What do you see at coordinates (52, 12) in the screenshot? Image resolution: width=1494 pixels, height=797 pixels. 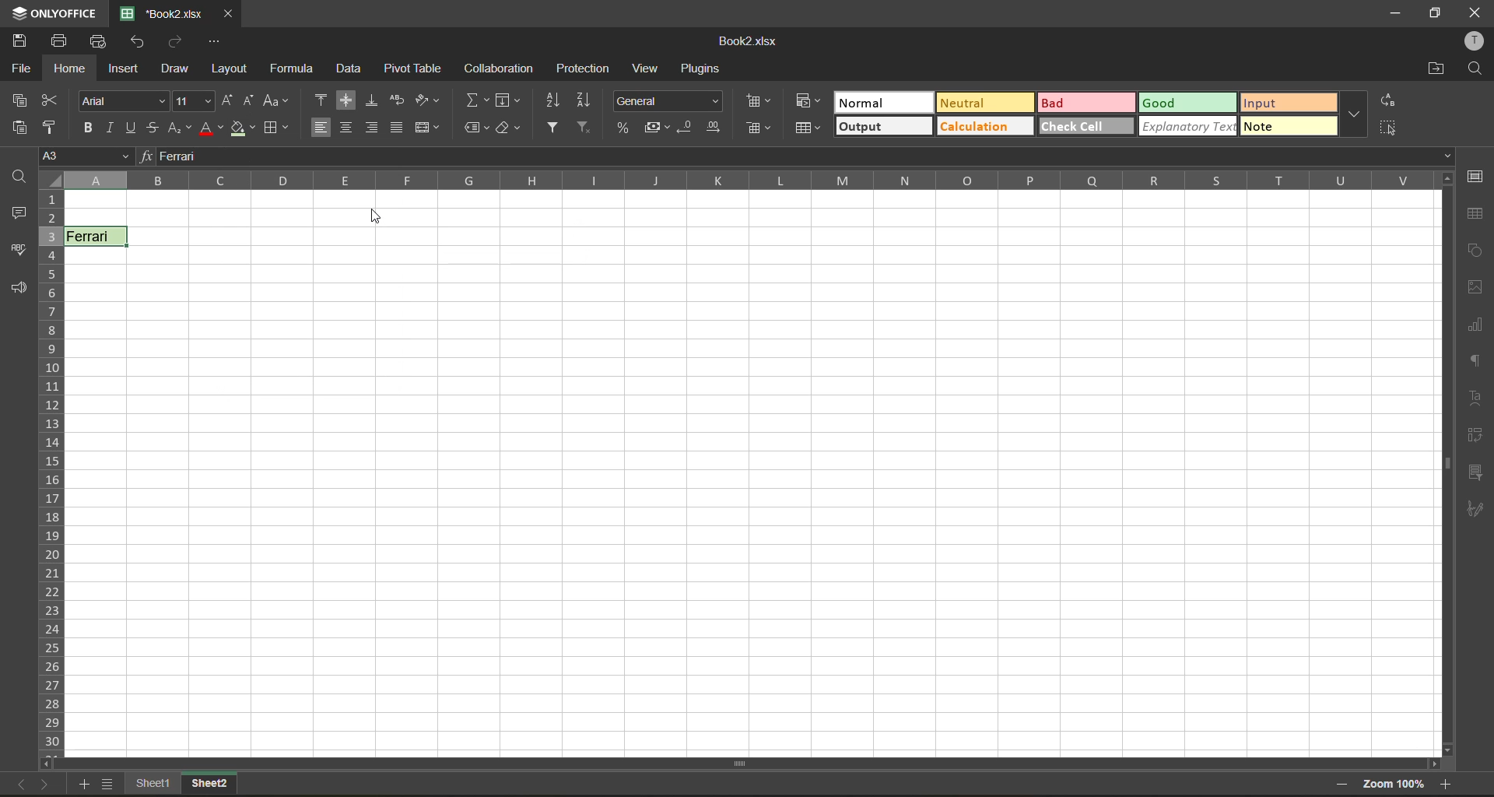 I see `app name` at bounding box center [52, 12].